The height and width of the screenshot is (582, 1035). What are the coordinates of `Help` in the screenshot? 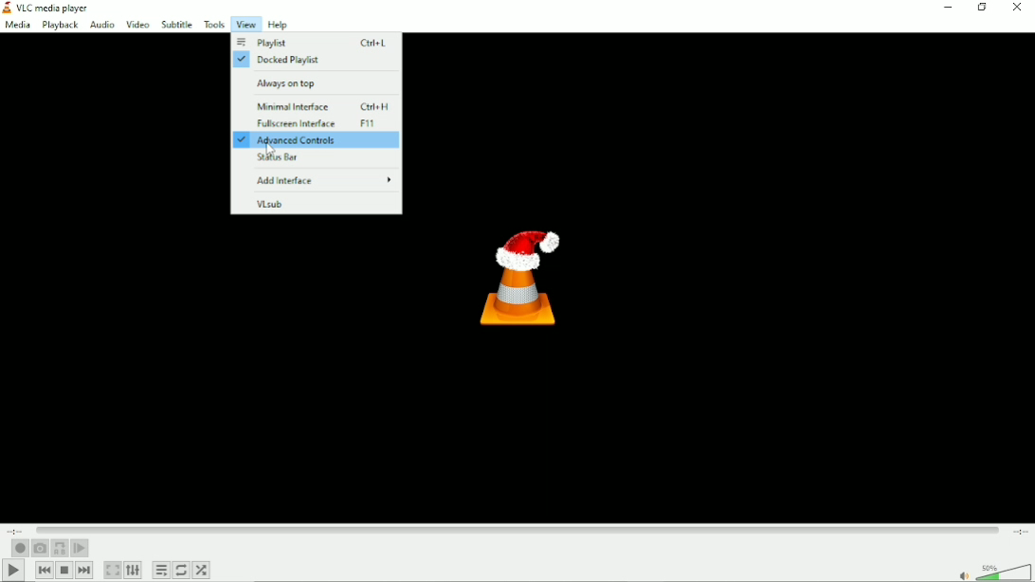 It's located at (284, 24).